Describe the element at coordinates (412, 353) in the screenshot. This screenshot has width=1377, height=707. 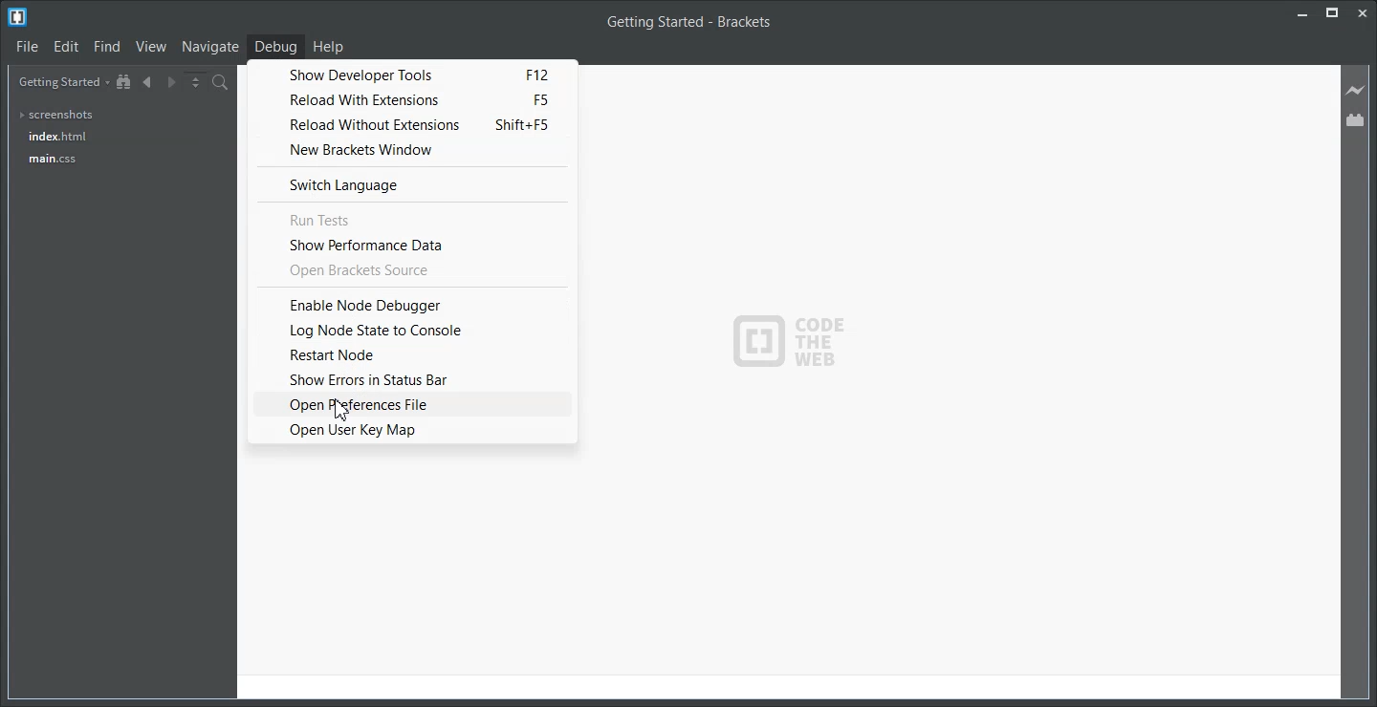
I see `Restart Node` at that location.